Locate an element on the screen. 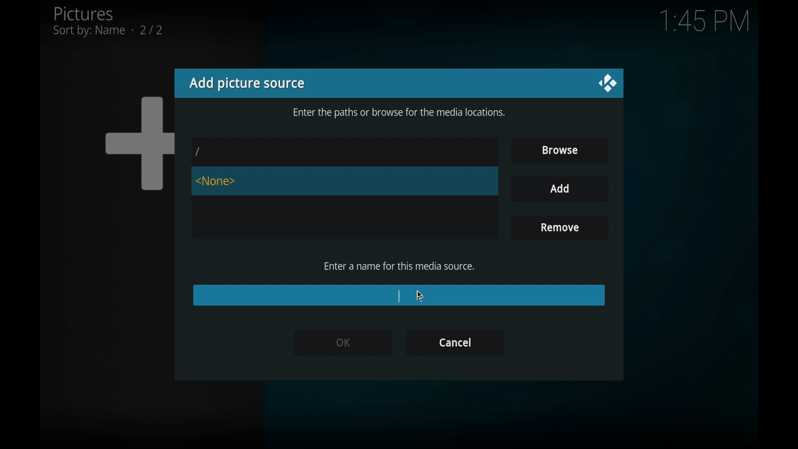 Image resolution: width=798 pixels, height=449 pixels. remove is located at coordinates (558, 228).